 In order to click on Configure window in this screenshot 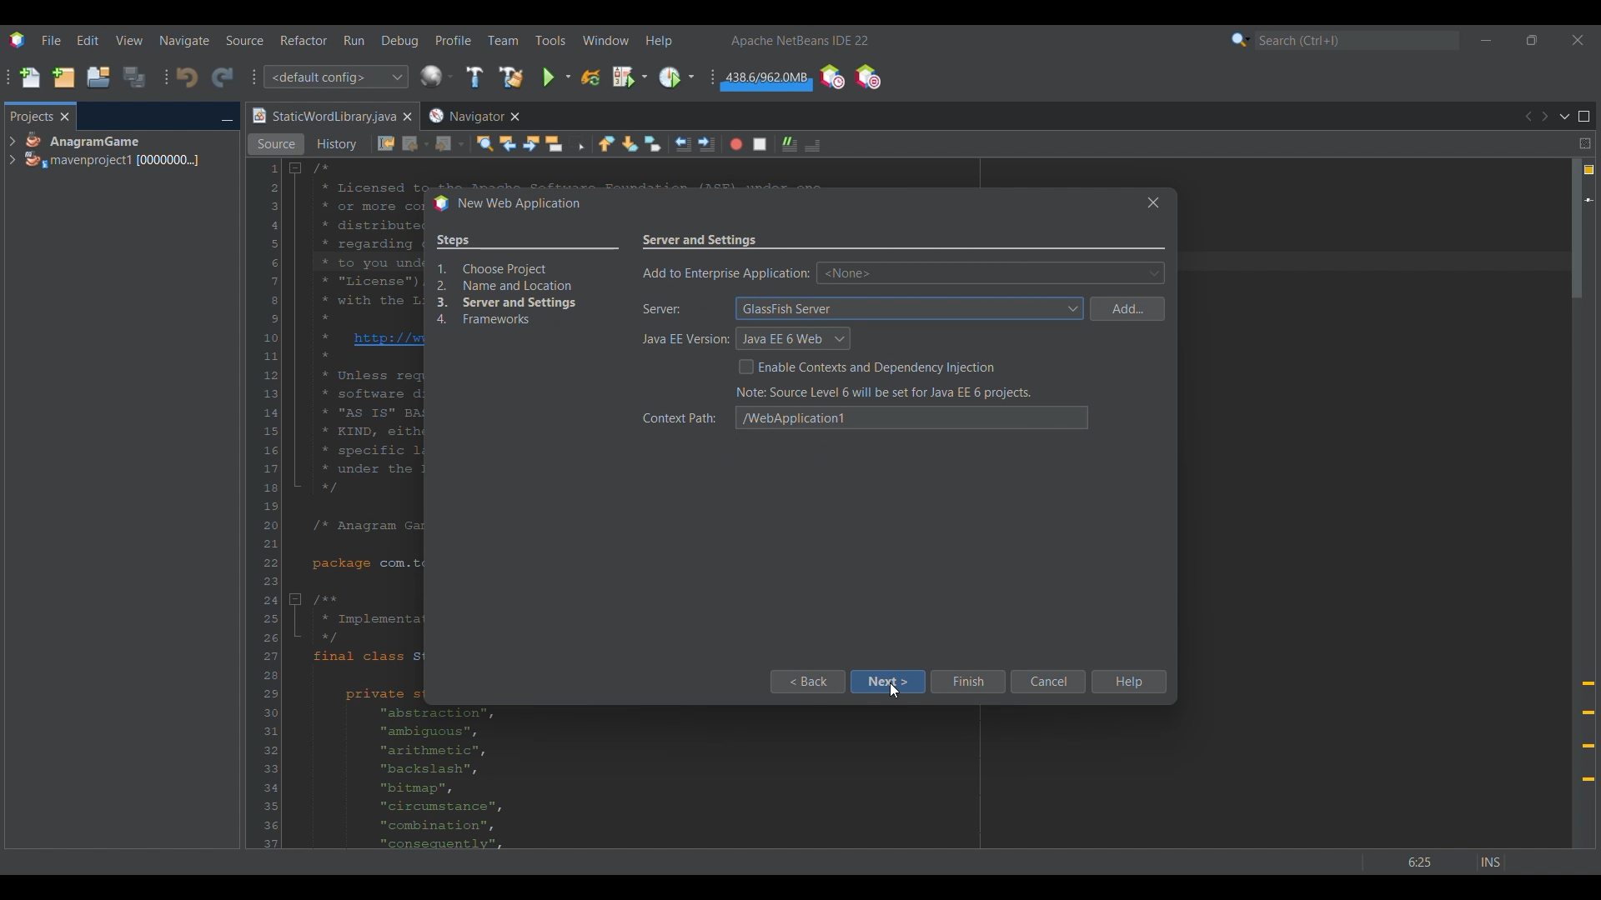, I will do `click(436, 76)`.